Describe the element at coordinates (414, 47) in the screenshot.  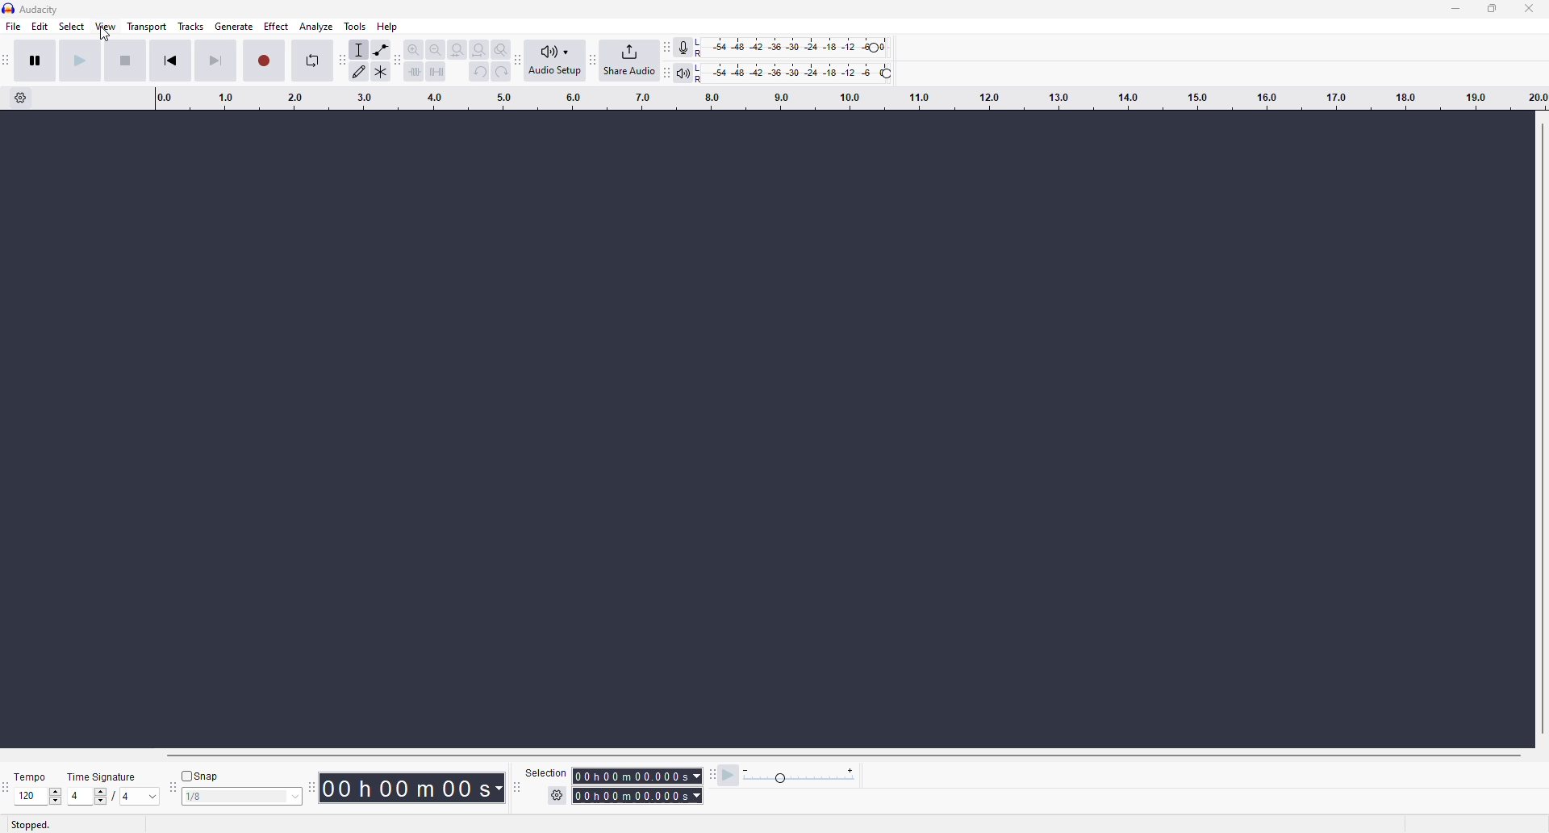
I see `zoom in` at that location.